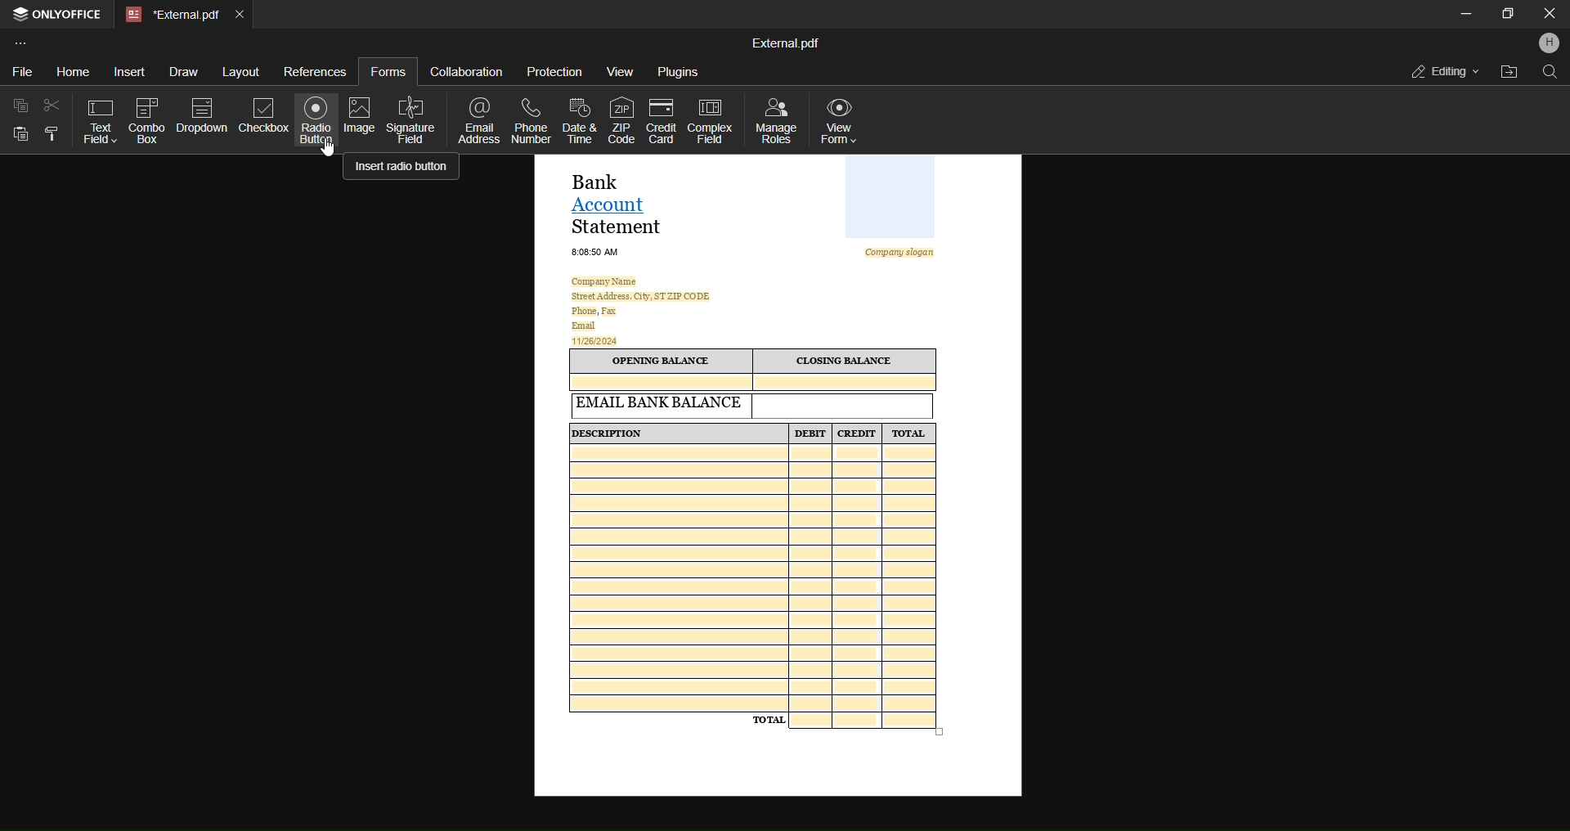  I want to click on open office tab, so click(61, 16).